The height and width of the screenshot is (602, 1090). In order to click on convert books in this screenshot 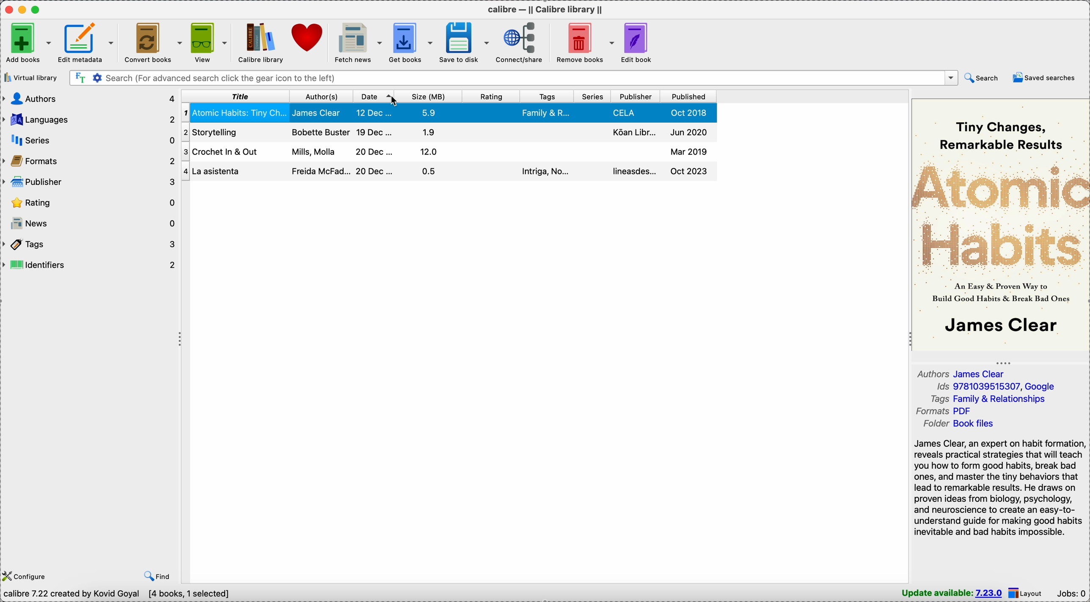, I will do `click(154, 42)`.